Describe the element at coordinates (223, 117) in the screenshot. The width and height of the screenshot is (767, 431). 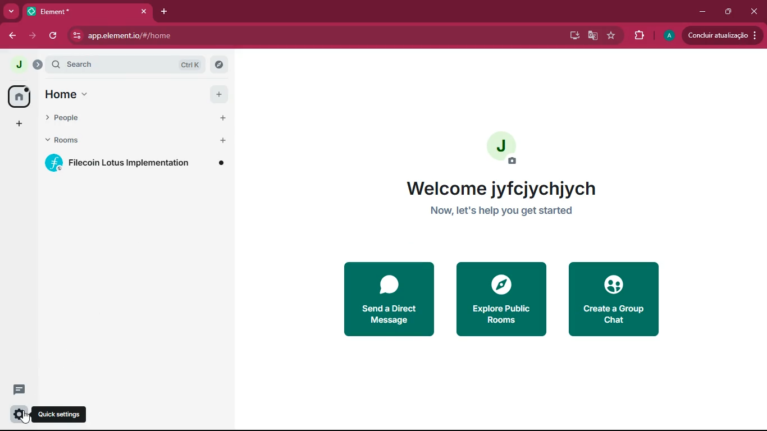
I see `add button` at that location.